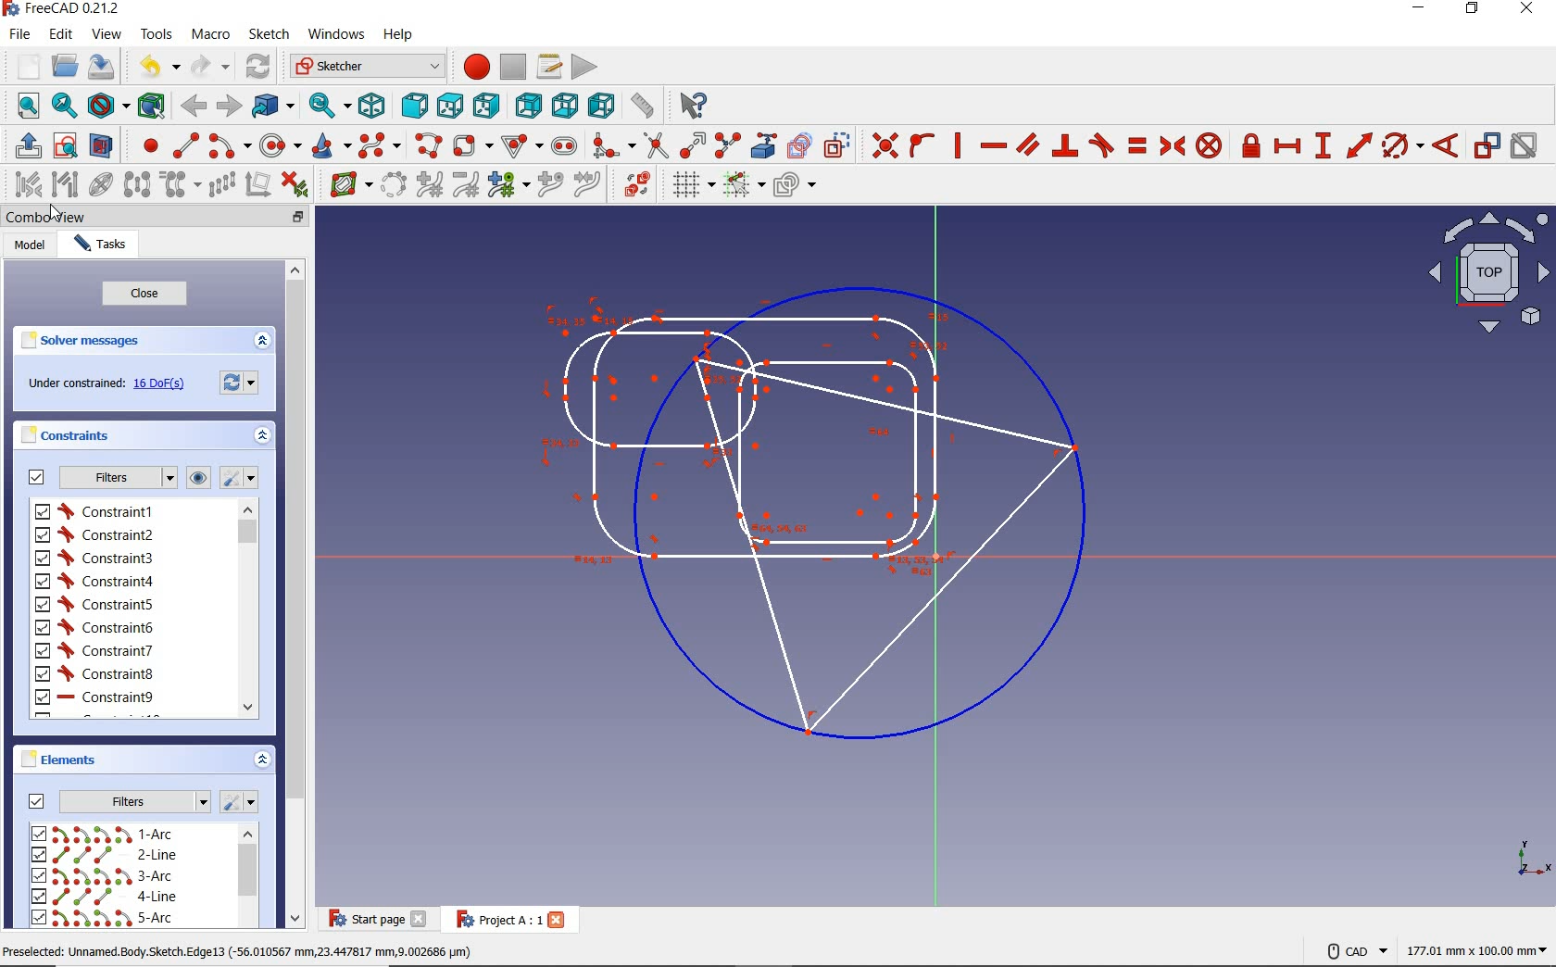 The height and width of the screenshot is (967, 1556). What do you see at coordinates (1485, 273) in the screenshot?
I see `VIEW` at bounding box center [1485, 273].